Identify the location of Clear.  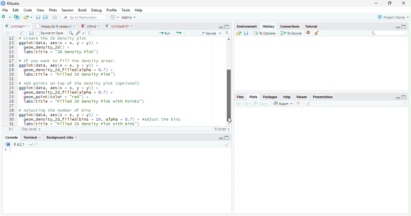
(227, 144).